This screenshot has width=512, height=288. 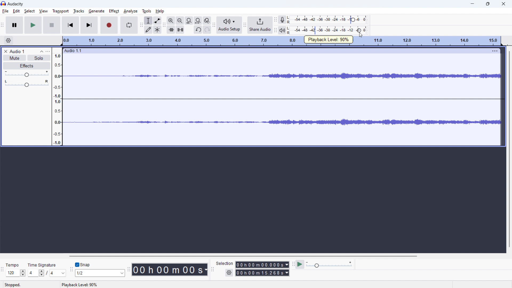 I want to click on selection, so click(x=224, y=263).